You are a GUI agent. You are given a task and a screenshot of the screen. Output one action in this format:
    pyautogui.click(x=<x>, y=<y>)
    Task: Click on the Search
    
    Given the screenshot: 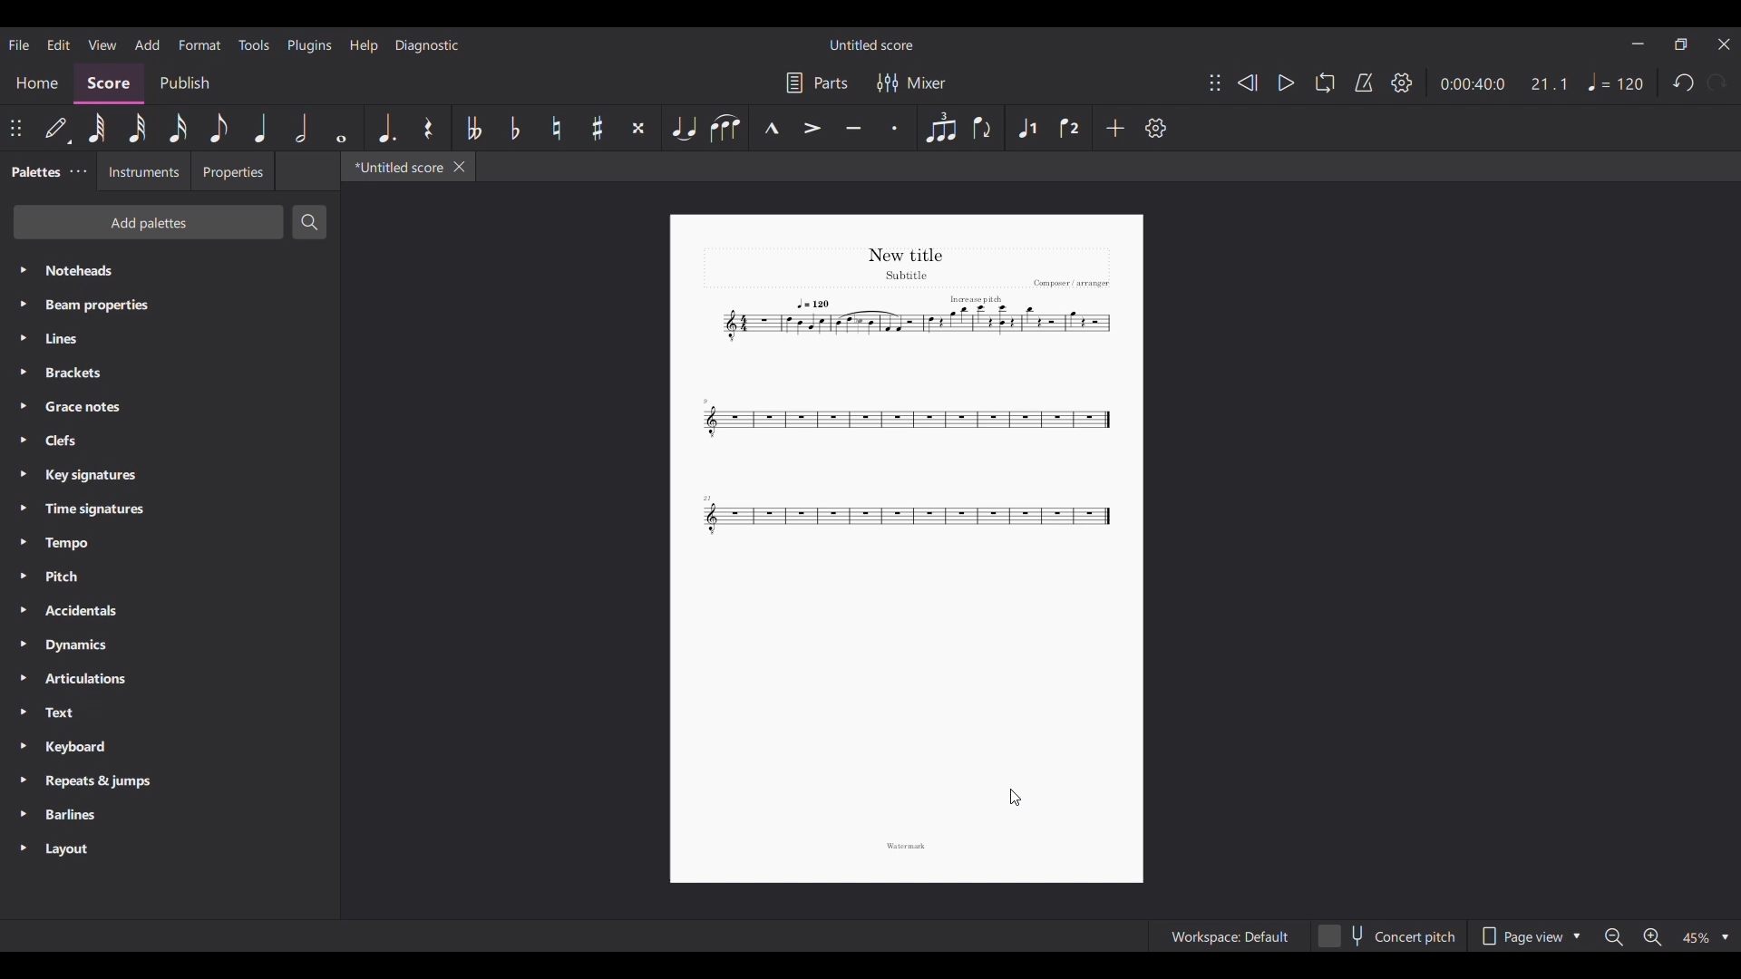 What is the action you would take?
    pyautogui.click(x=310, y=222)
    